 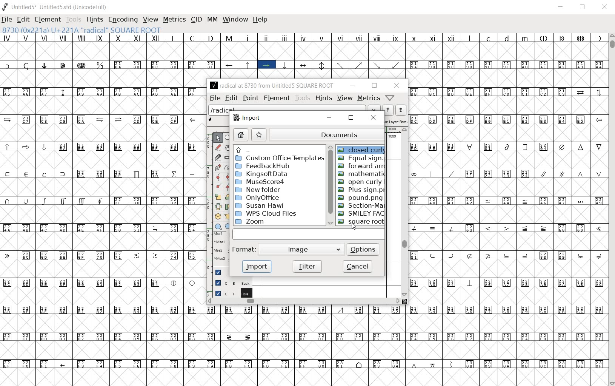 I want to click on Custom Office Templates, so click(x=280, y=158).